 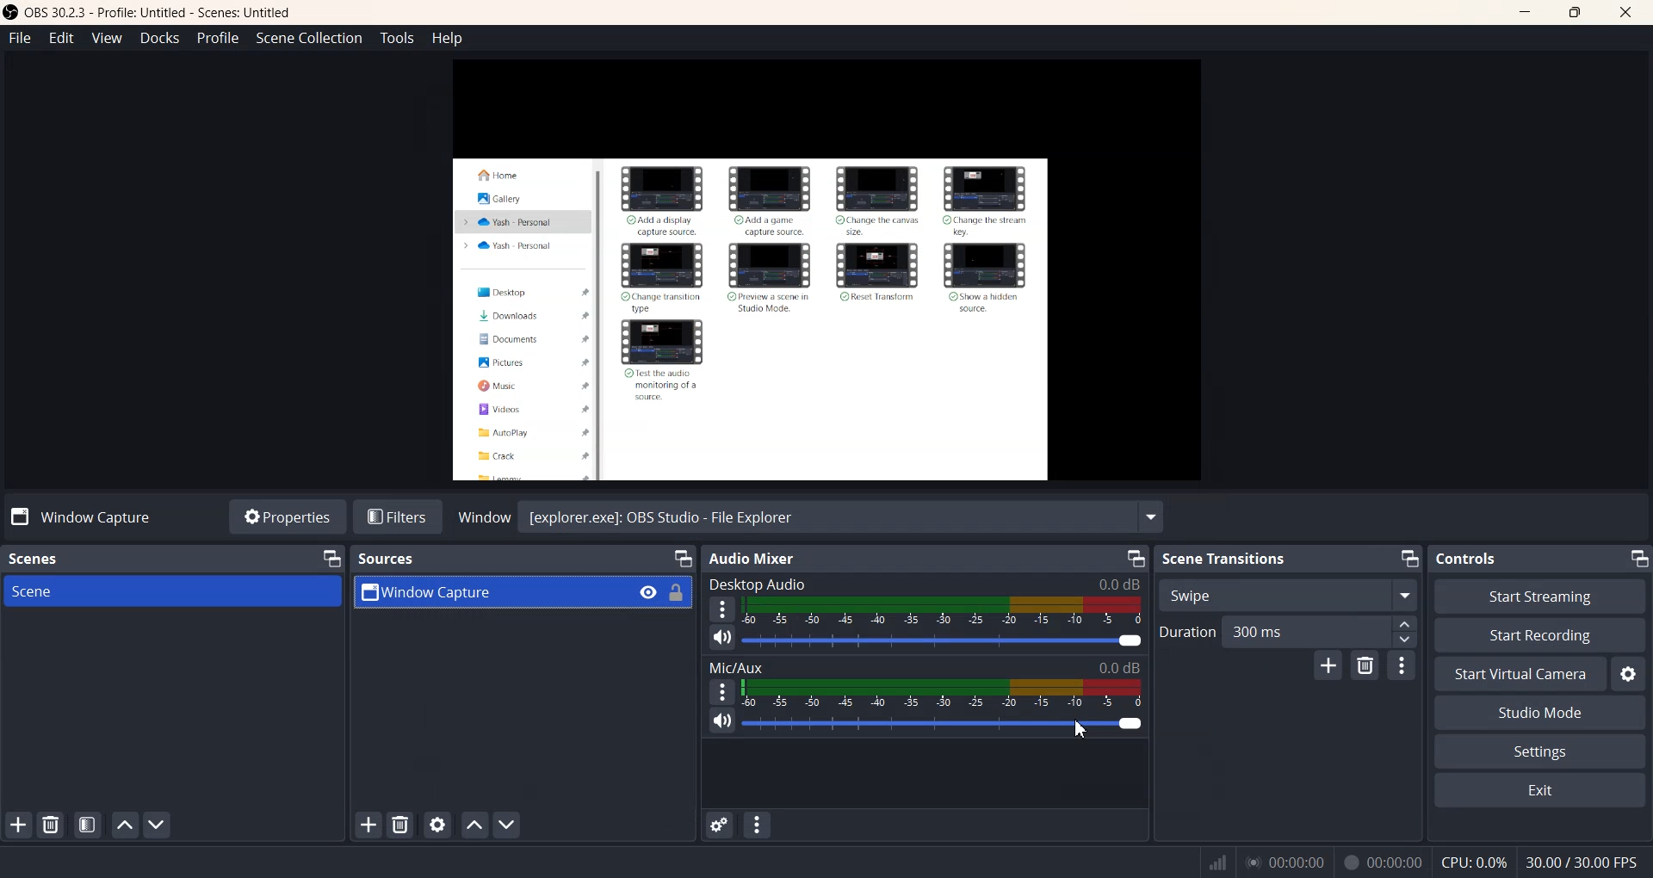 I want to click on Move source up, so click(x=474, y=825).